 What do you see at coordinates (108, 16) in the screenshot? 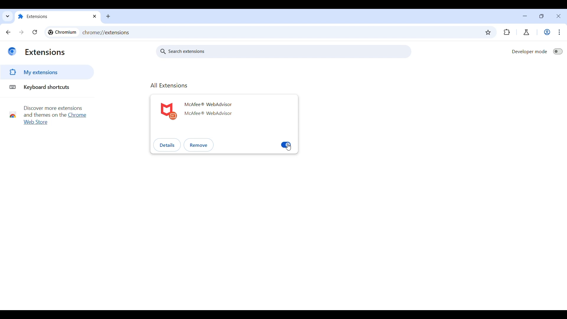
I see `Add new tab` at bounding box center [108, 16].